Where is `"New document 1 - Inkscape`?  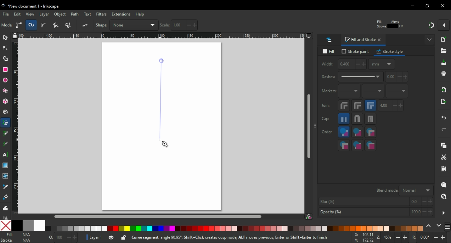
"New document 1 - Inkscape is located at coordinates (31, 7).